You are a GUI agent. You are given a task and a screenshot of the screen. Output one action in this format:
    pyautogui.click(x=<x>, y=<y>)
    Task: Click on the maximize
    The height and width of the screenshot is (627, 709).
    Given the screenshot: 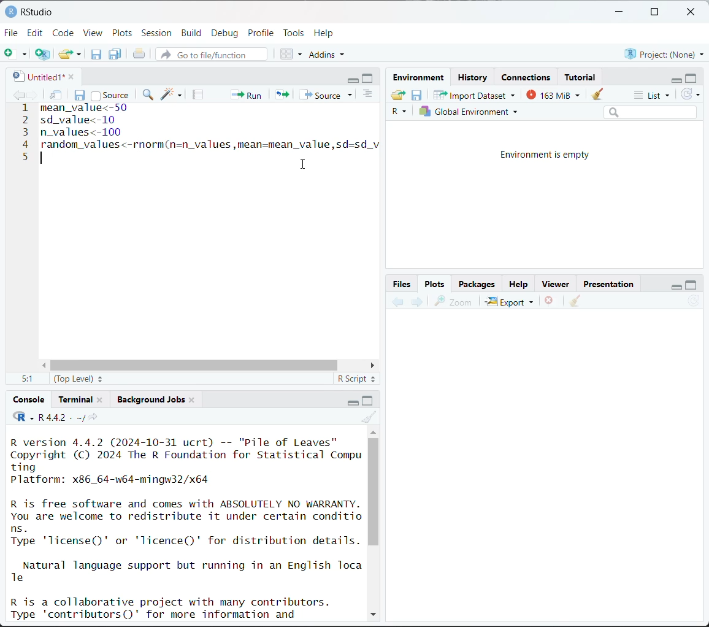 What is the action you would take?
    pyautogui.click(x=654, y=12)
    